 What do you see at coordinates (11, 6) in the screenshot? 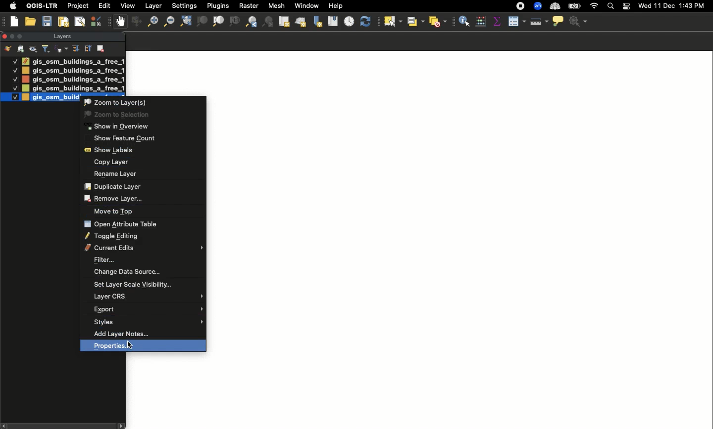
I see `Apple` at bounding box center [11, 6].